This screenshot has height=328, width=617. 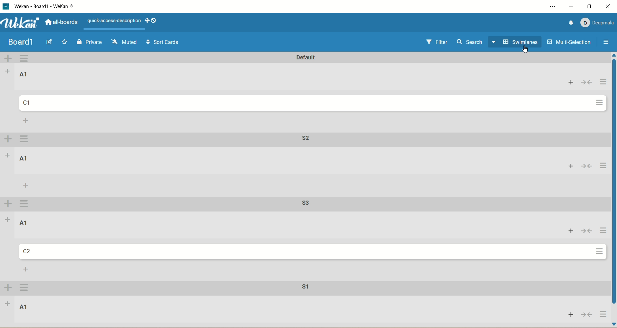 What do you see at coordinates (7, 306) in the screenshot?
I see `add` at bounding box center [7, 306].